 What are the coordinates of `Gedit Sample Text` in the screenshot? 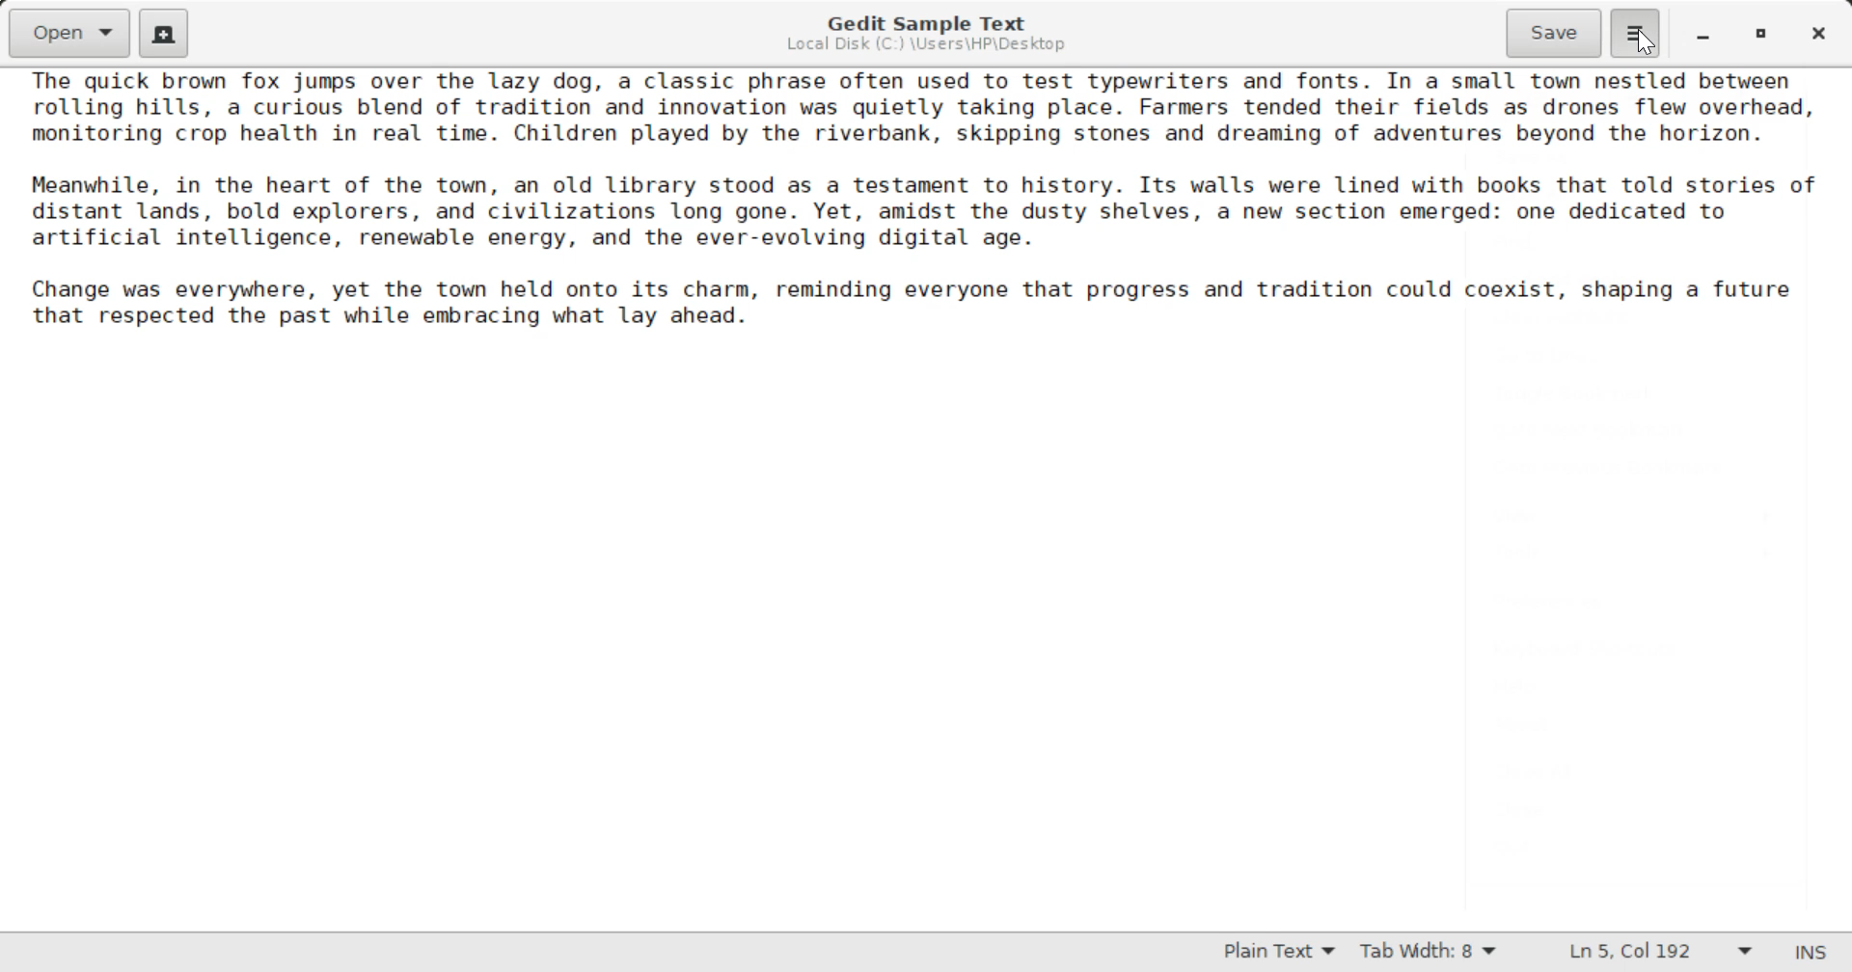 It's located at (921, 20).